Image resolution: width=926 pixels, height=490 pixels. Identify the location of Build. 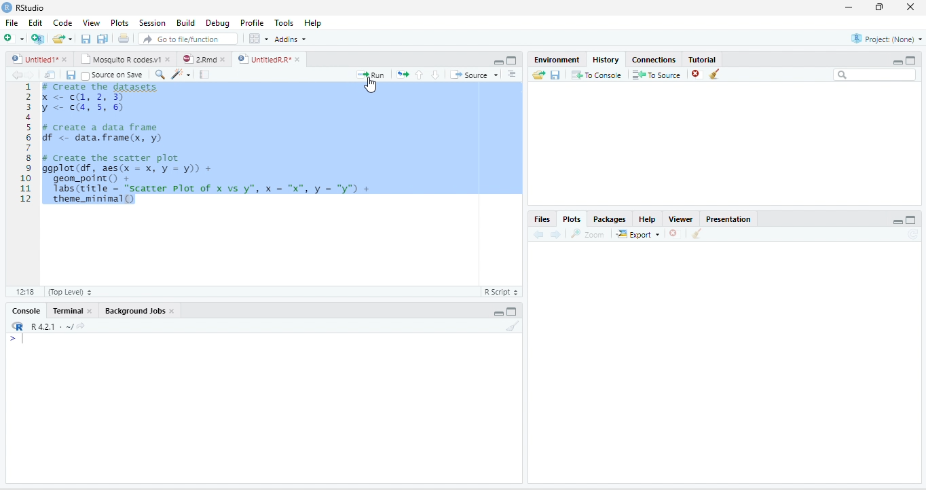
(185, 22).